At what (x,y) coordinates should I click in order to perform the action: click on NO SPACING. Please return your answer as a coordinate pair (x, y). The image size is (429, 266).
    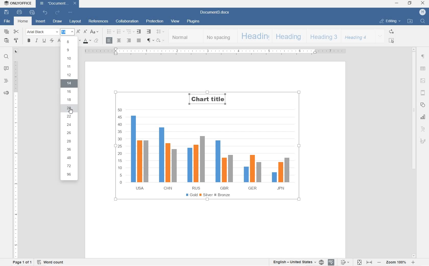
    Looking at the image, I should click on (219, 36).